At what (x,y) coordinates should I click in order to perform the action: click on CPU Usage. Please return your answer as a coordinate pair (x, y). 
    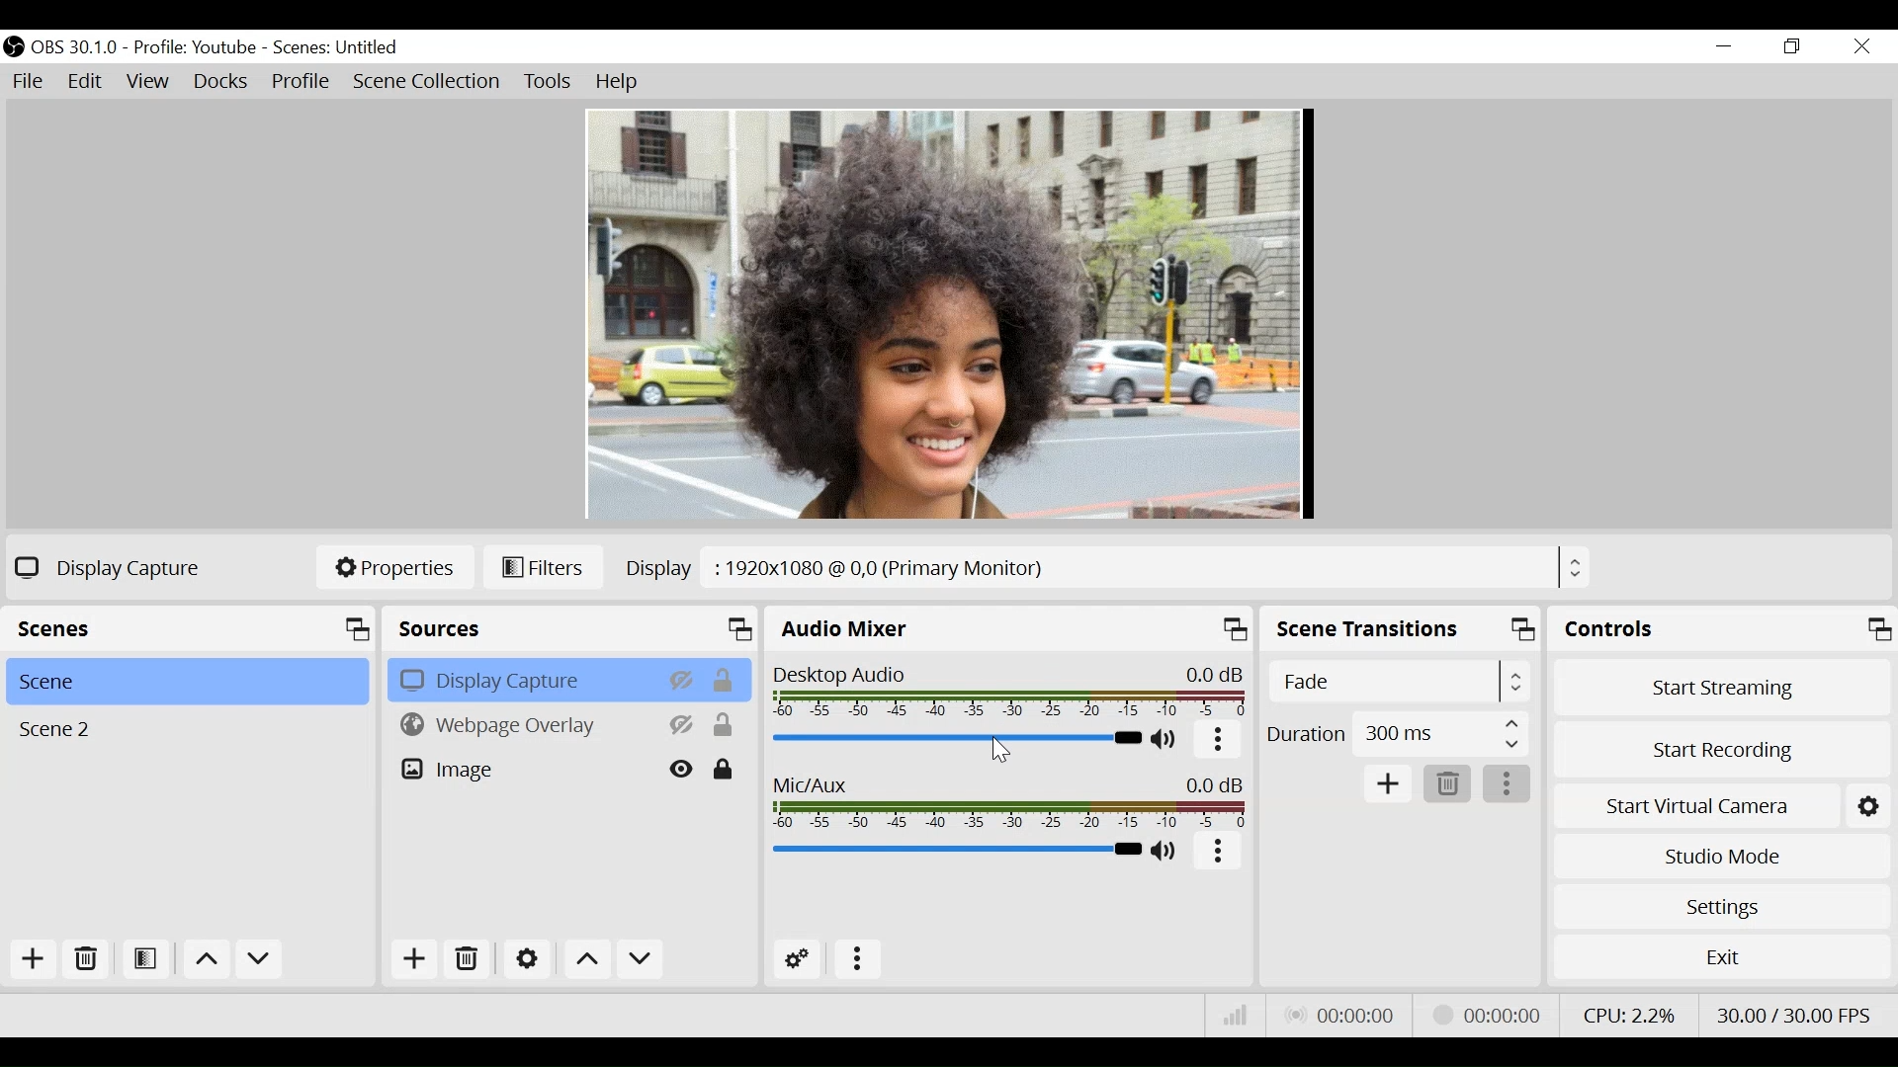
    Looking at the image, I should click on (1634, 1016).